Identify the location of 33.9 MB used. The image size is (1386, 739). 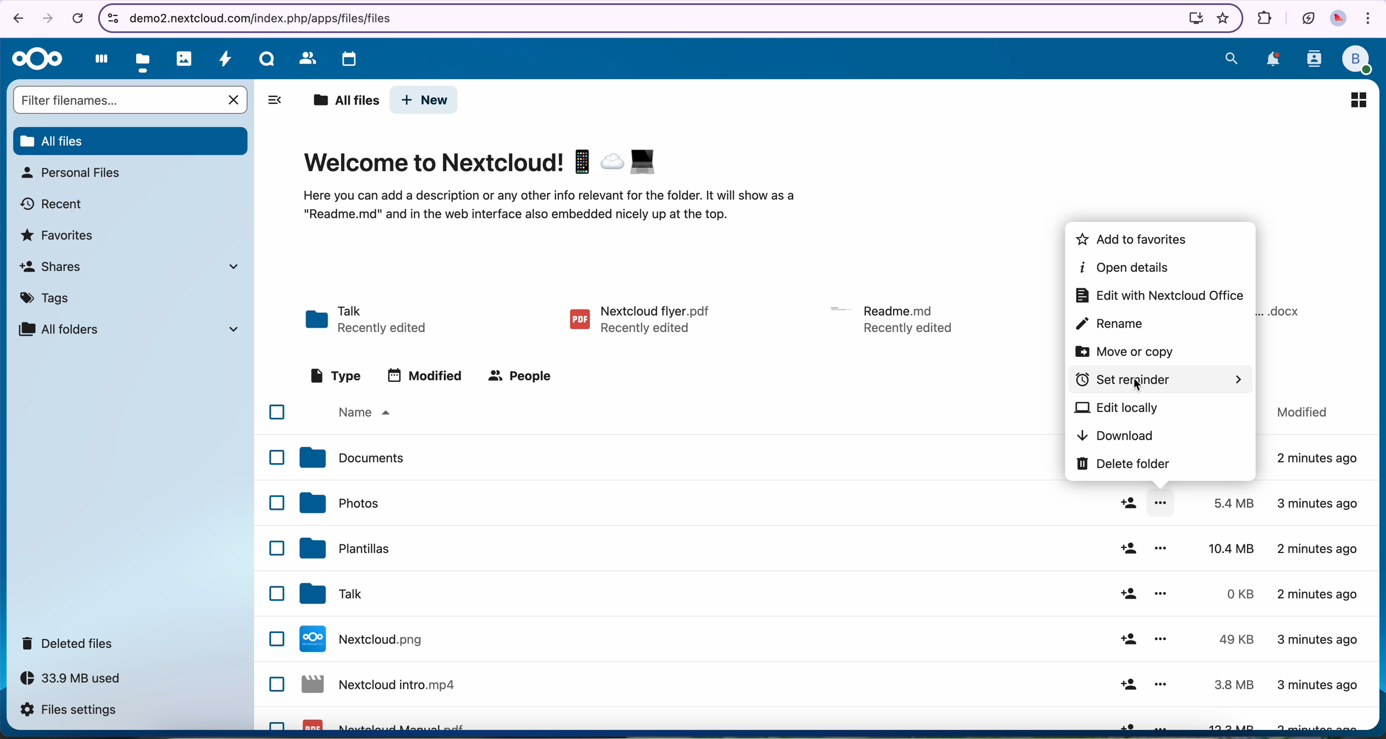
(71, 679).